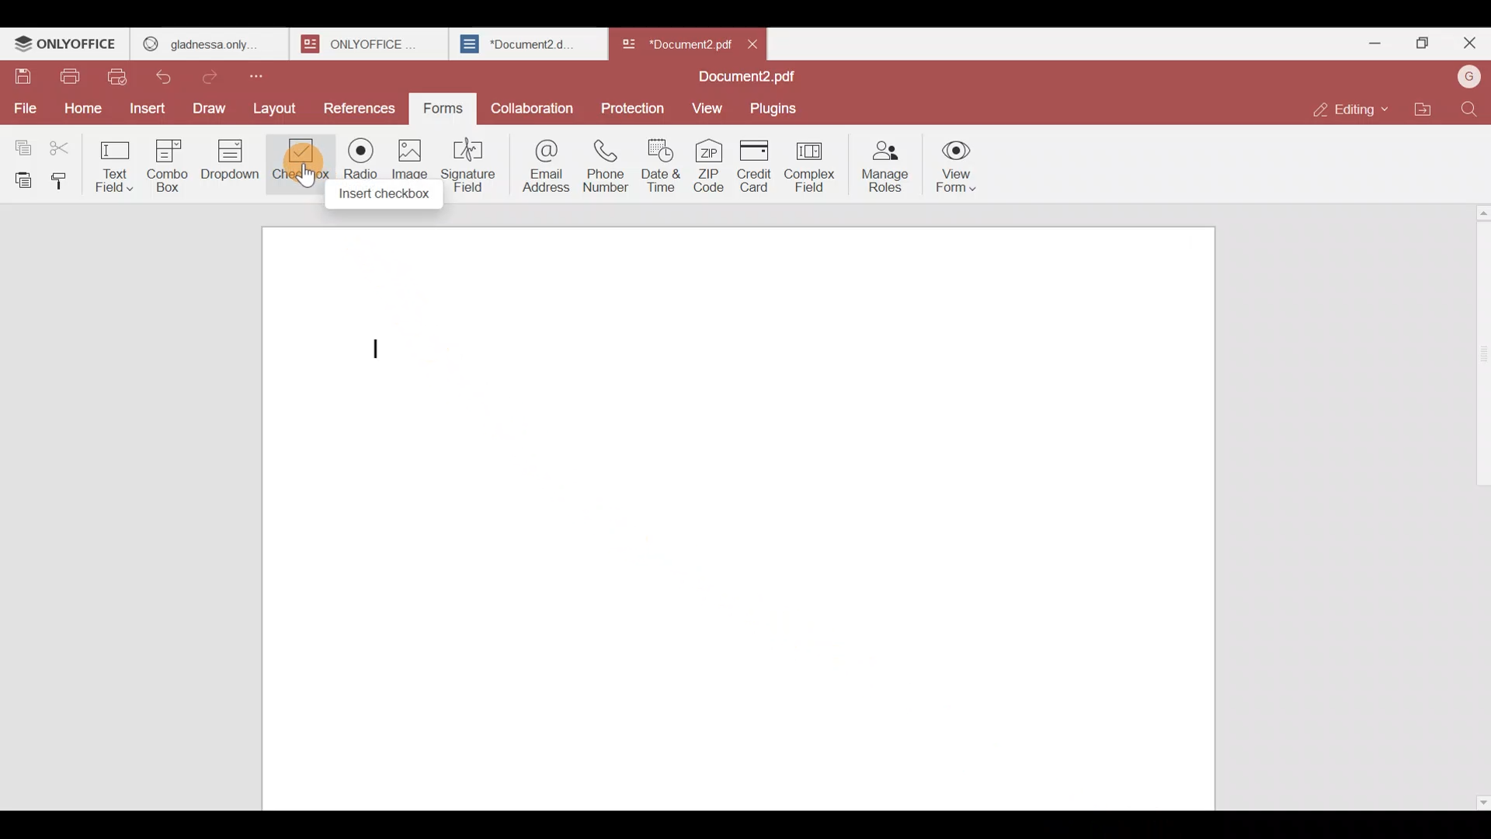  What do you see at coordinates (25, 106) in the screenshot?
I see `File` at bounding box center [25, 106].